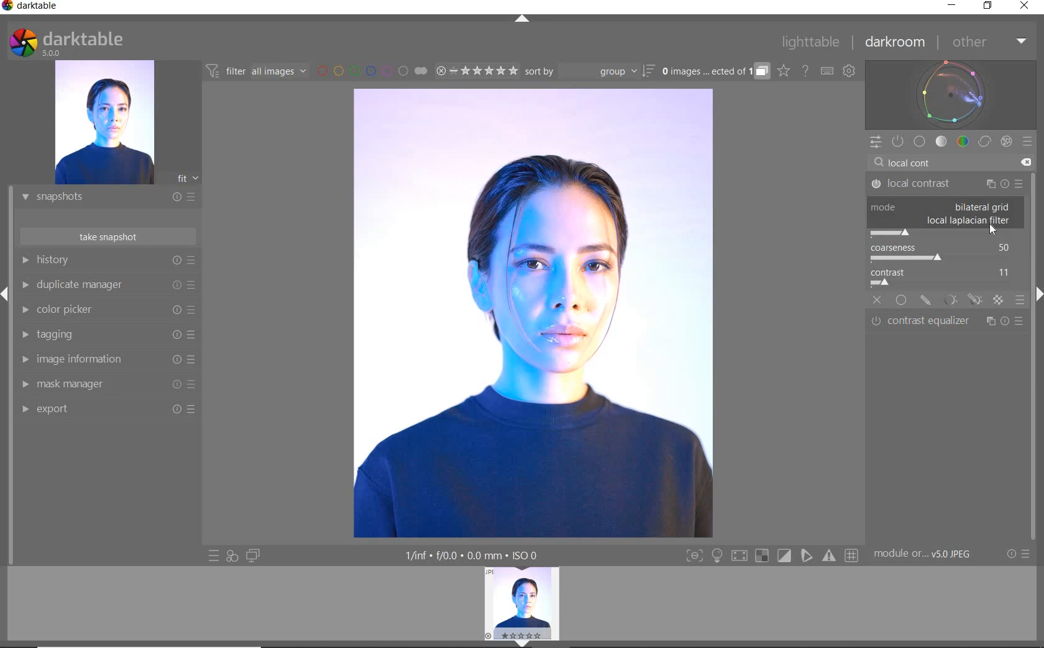  I want to click on OTHER, so click(988, 43).